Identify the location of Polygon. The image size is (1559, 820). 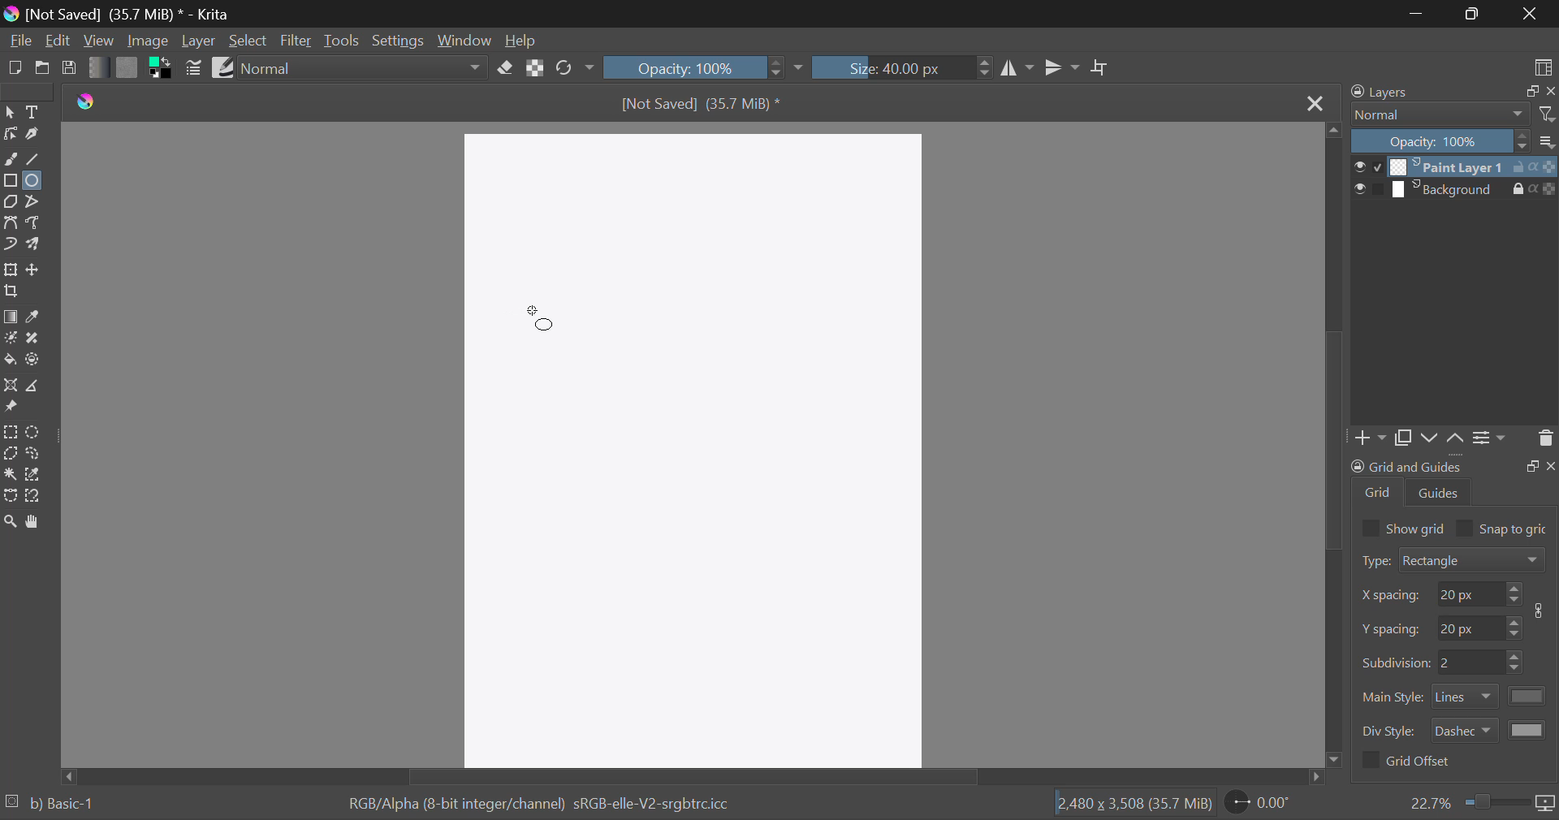
(10, 201).